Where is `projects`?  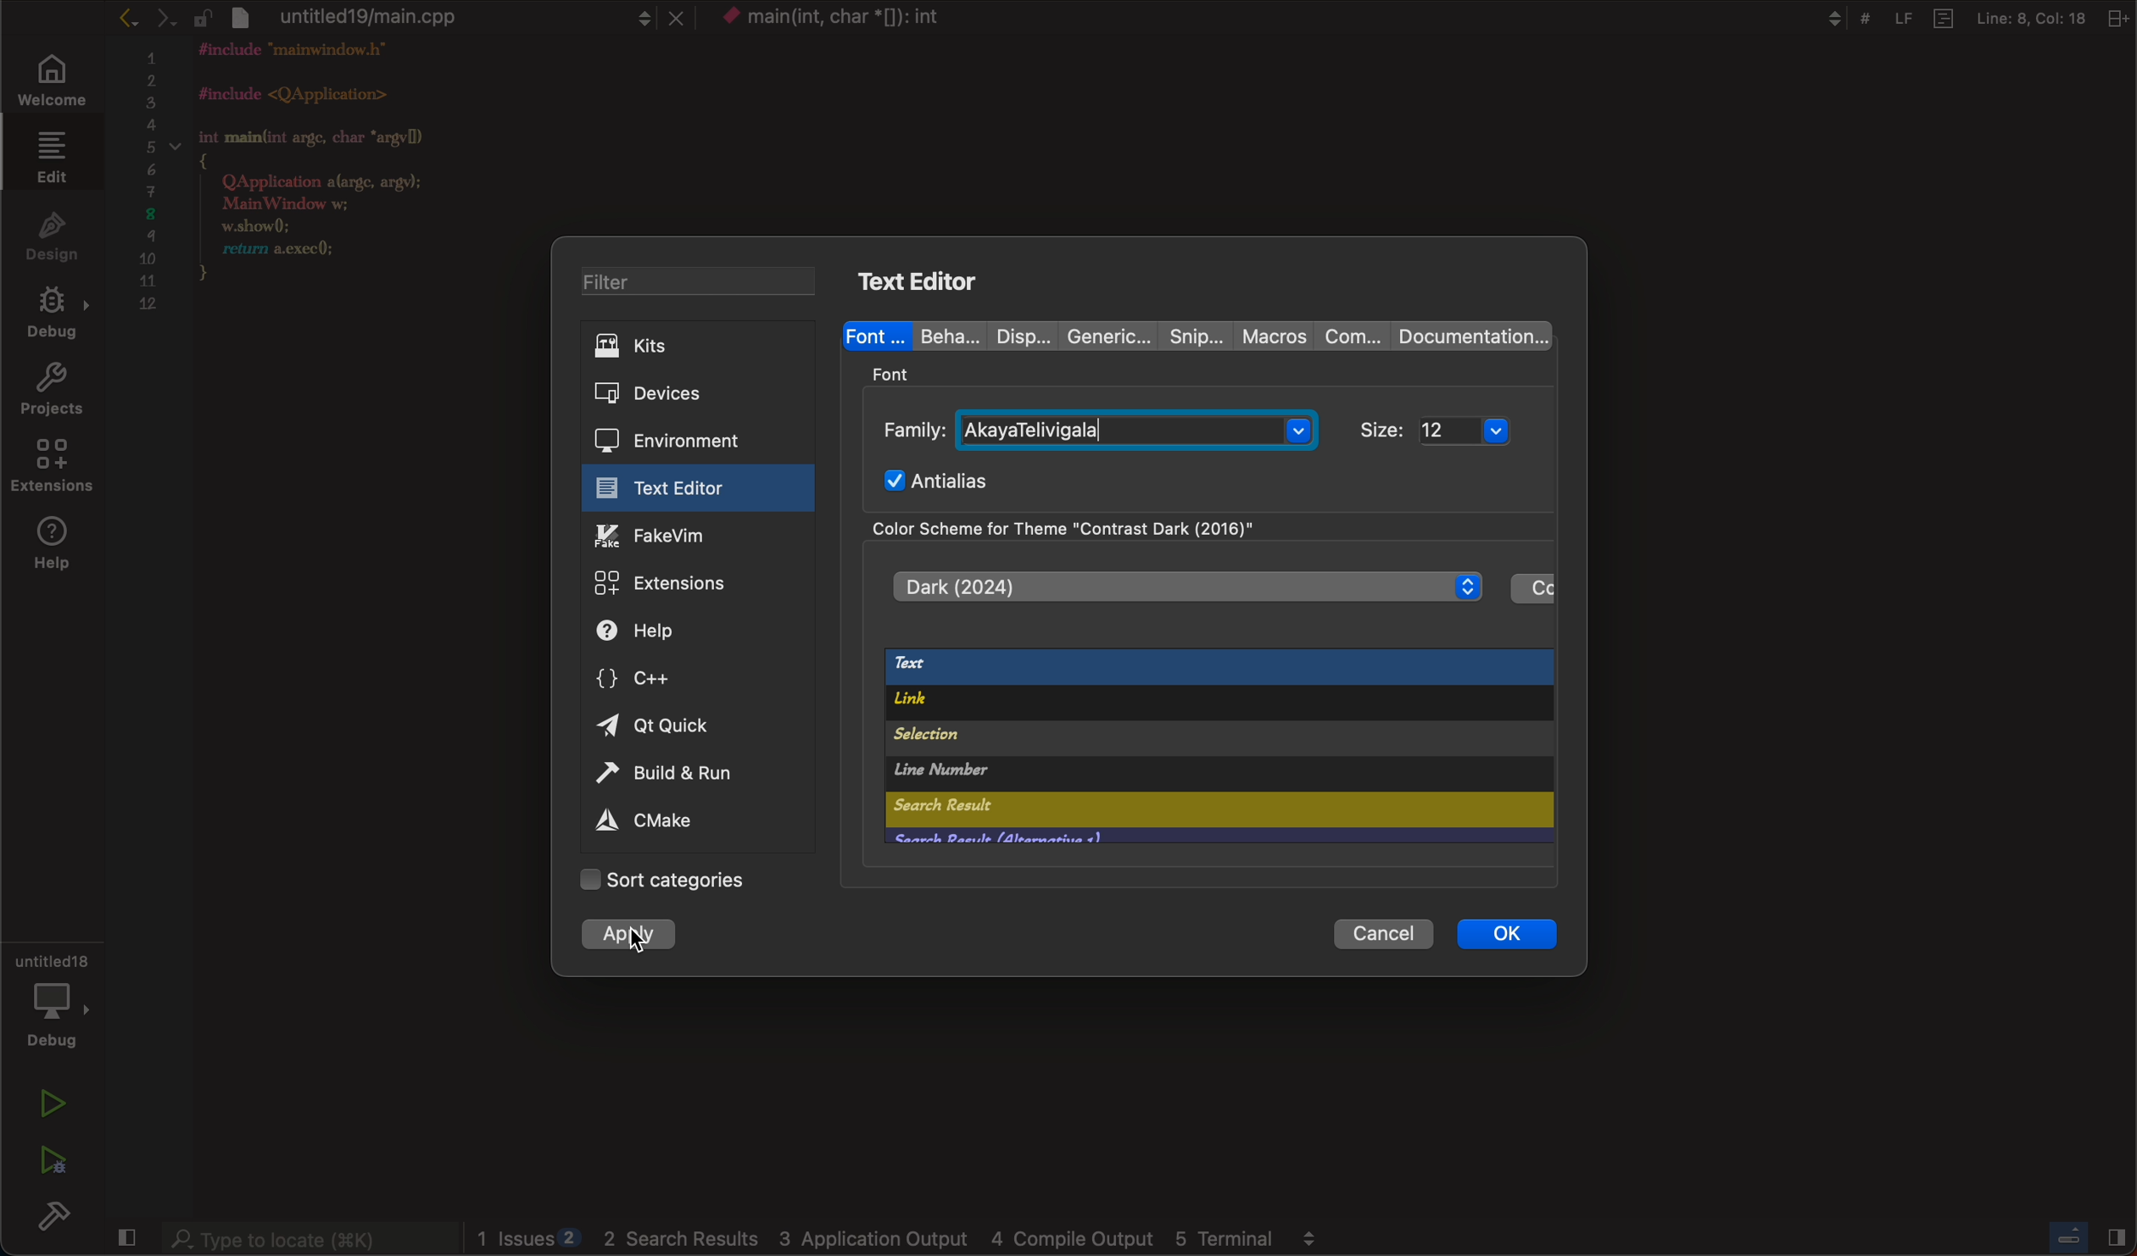 projects is located at coordinates (53, 392).